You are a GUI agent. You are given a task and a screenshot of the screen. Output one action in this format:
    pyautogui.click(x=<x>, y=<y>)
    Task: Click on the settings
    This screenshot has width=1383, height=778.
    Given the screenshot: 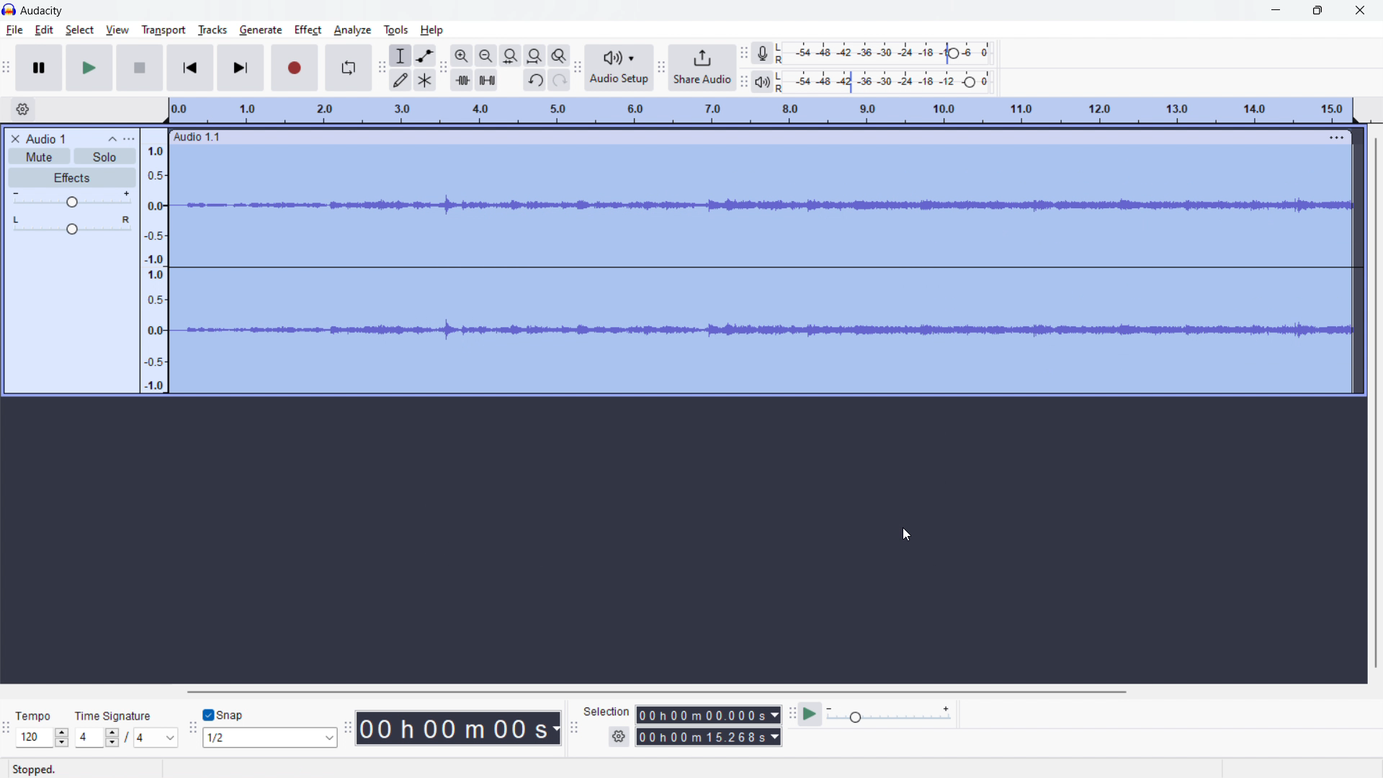 What is the action you would take?
    pyautogui.click(x=618, y=737)
    